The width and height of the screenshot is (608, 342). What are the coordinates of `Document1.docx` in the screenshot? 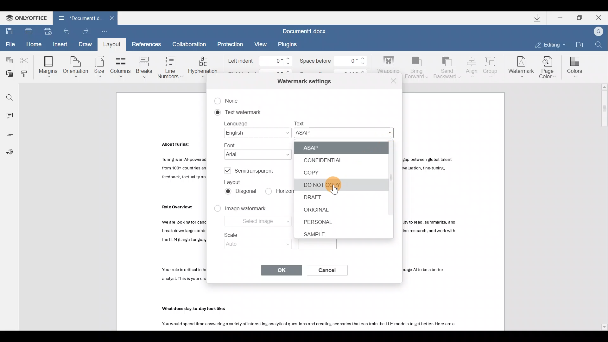 It's located at (306, 31).